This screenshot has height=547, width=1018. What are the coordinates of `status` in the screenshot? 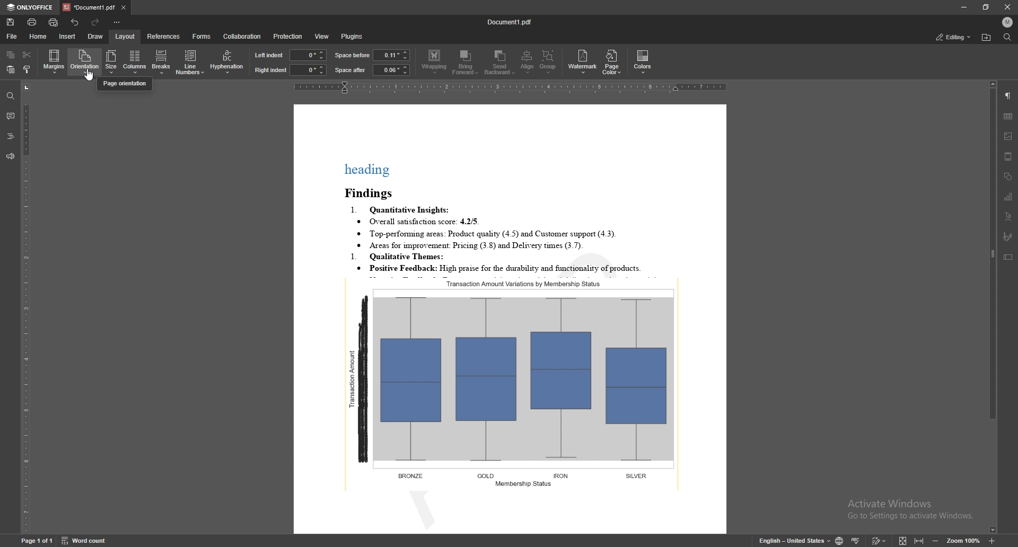 It's located at (954, 37).